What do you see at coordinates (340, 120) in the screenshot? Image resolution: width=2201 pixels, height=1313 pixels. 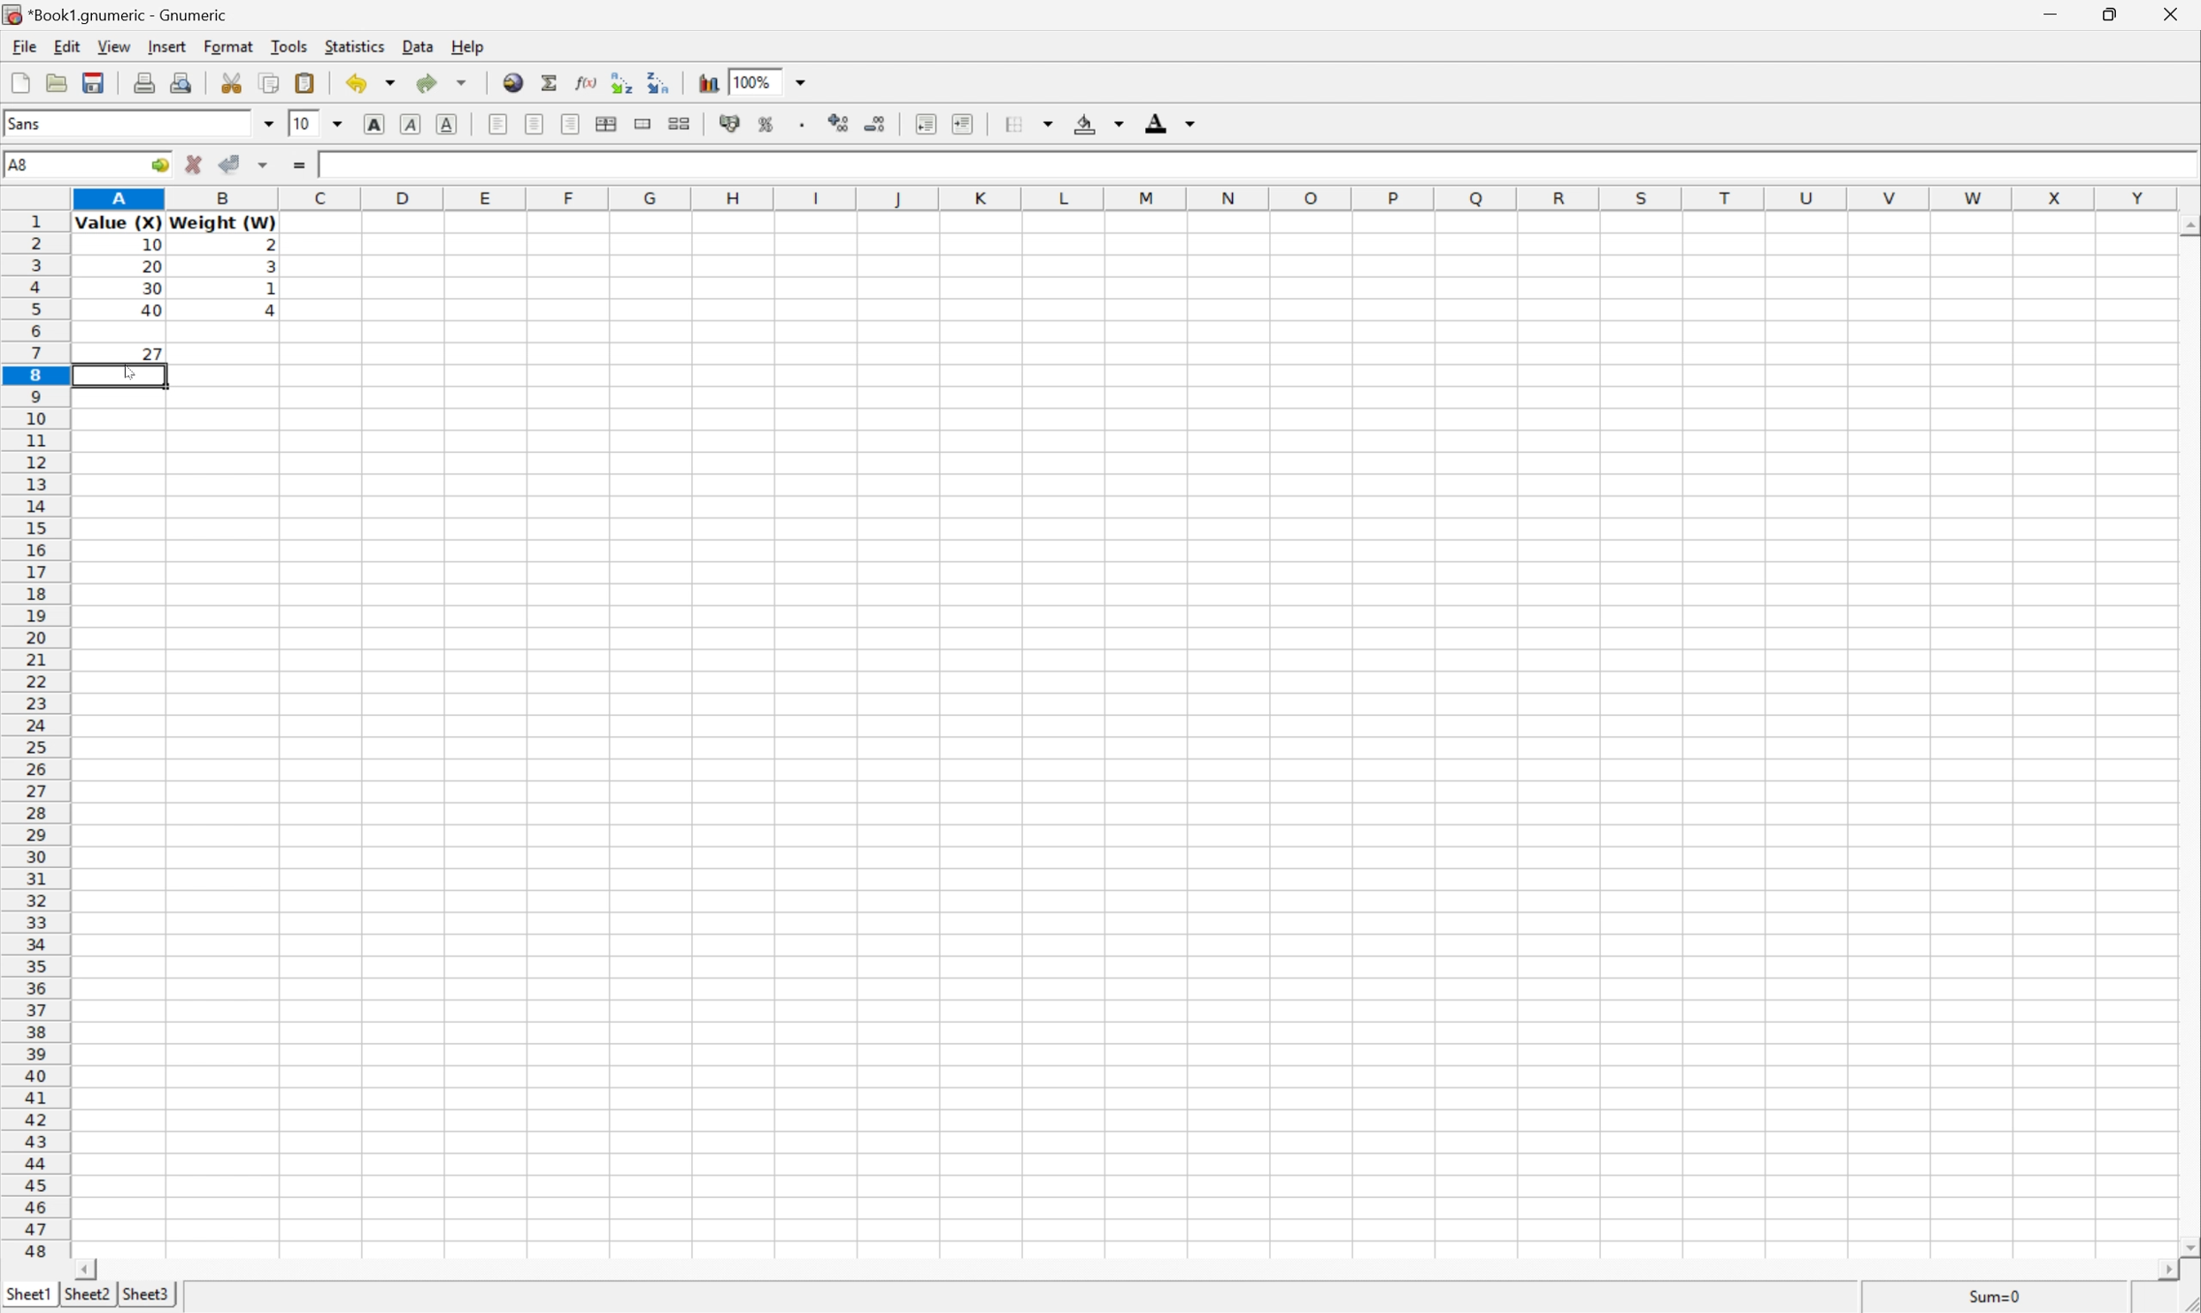 I see `Drop Down` at bounding box center [340, 120].